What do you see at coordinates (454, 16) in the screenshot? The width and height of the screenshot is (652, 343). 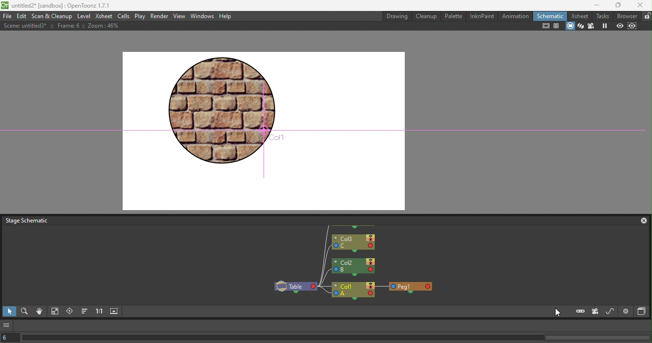 I see `Palette` at bounding box center [454, 16].